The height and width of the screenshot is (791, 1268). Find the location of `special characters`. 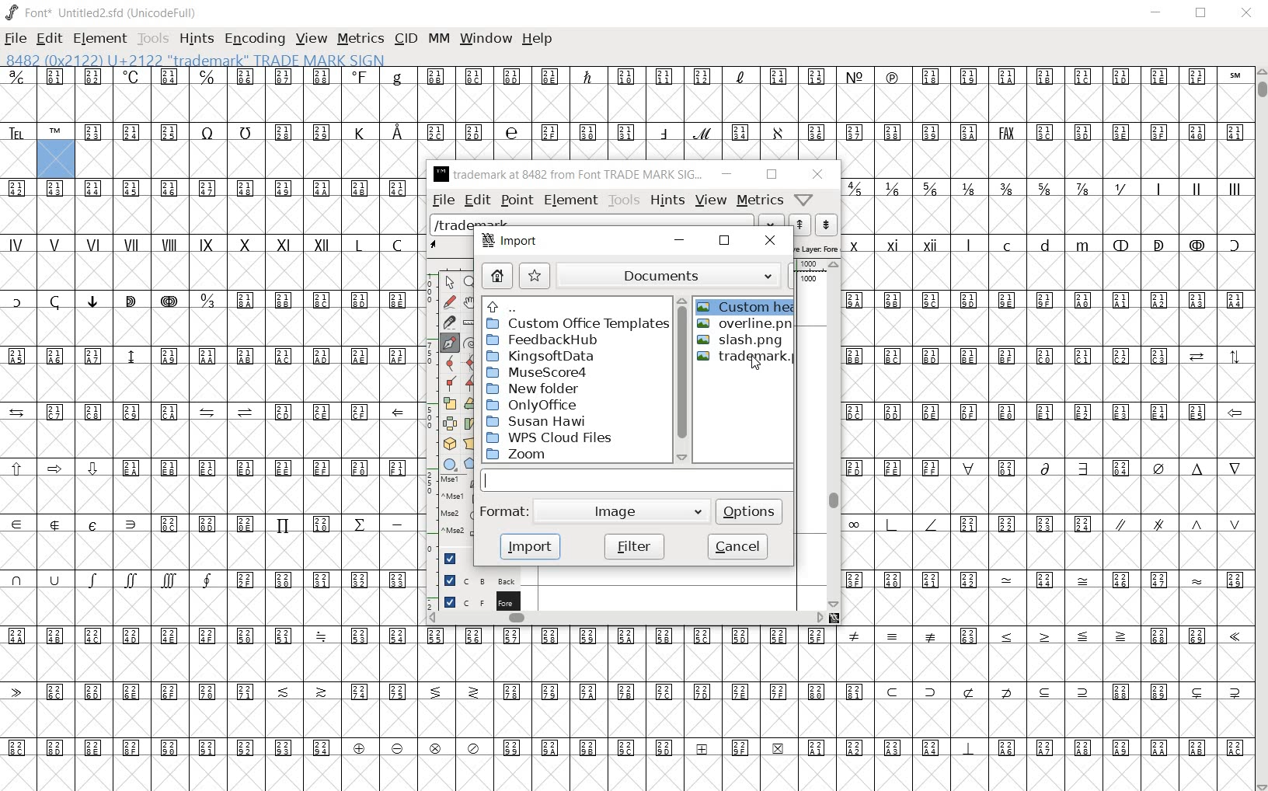

special characters is located at coordinates (112, 318).